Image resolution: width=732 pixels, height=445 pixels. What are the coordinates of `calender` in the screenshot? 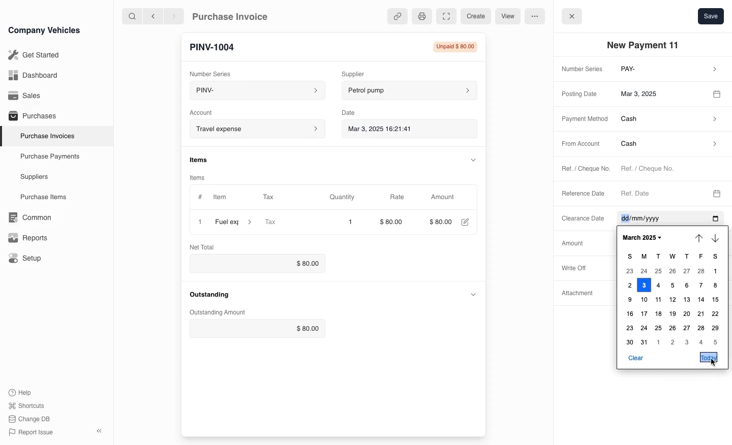 It's located at (714, 219).